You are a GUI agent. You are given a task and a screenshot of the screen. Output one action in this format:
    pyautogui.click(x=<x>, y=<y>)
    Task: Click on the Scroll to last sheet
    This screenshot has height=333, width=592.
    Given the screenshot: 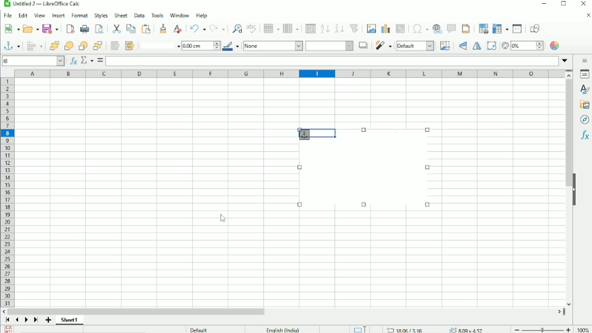 What is the action you would take?
    pyautogui.click(x=36, y=320)
    